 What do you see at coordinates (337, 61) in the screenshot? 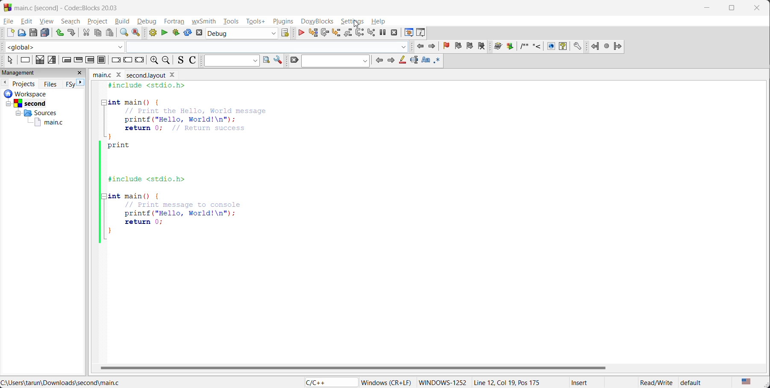
I see `search` at bounding box center [337, 61].